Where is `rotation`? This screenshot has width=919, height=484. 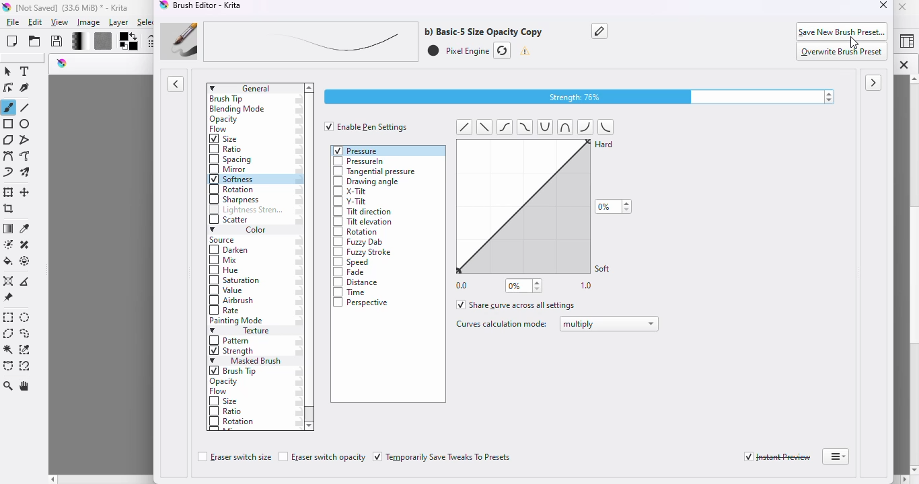
rotation is located at coordinates (355, 233).